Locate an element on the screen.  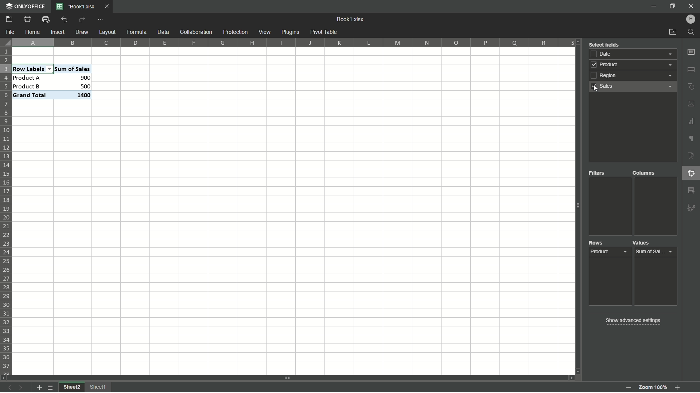
Layout is located at coordinates (106, 32).